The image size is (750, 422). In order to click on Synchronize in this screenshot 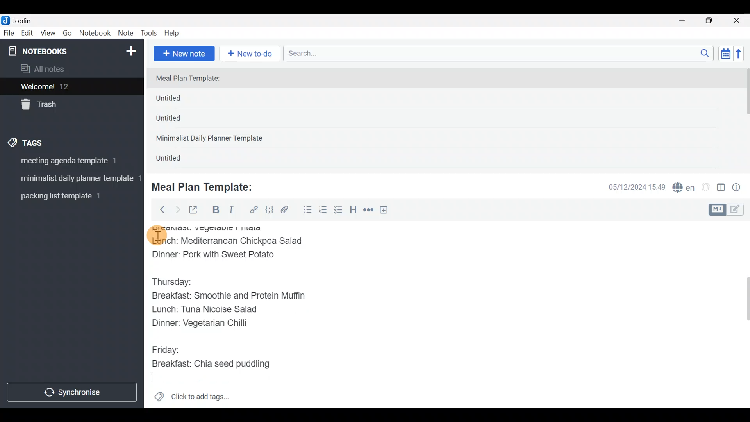, I will do `click(73, 392)`.